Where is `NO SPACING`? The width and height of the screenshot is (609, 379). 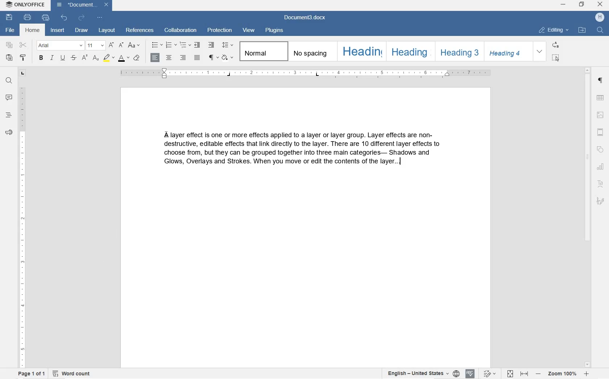
NO SPACING is located at coordinates (311, 52).